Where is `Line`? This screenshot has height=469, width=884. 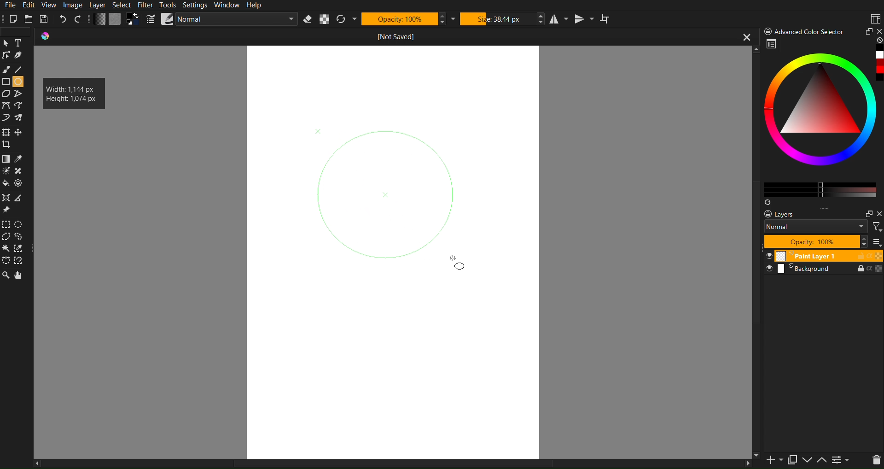
Line is located at coordinates (23, 70).